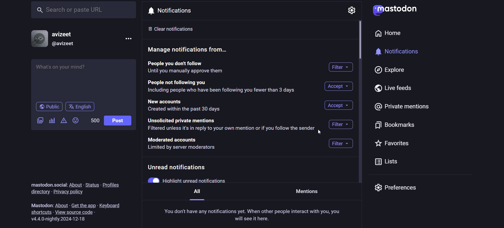  What do you see at coordinates (64, 120) in the screenshot?
I see `content warning` at bounding box center [64, 120].